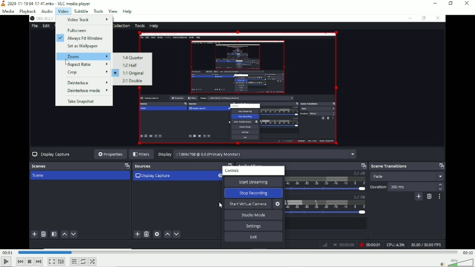  What do you see at coordinates (452, 3) in the screenshot?
I see `restore down` at bounding box center [452, 3].